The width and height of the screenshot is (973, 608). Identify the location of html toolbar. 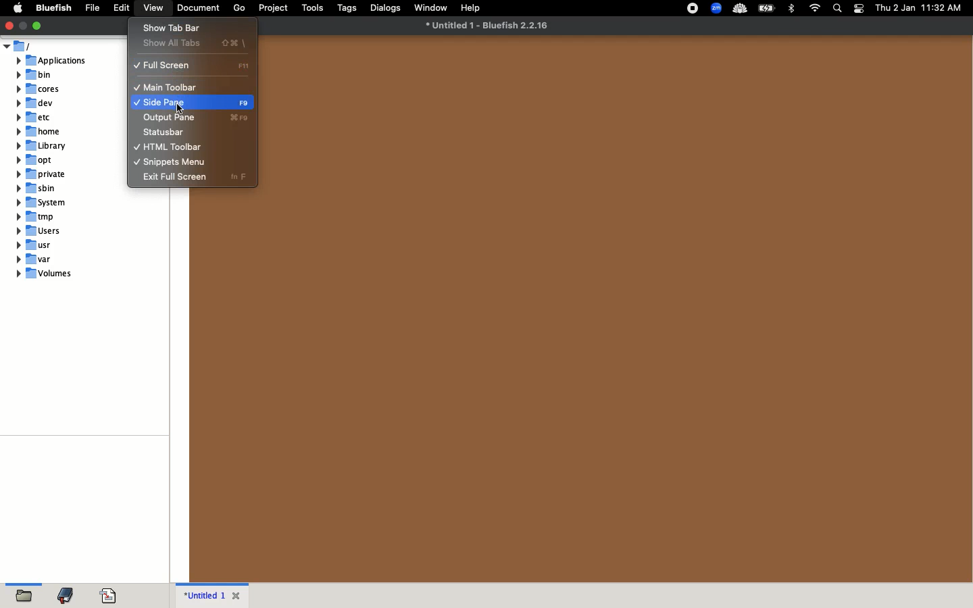
(169, 147).